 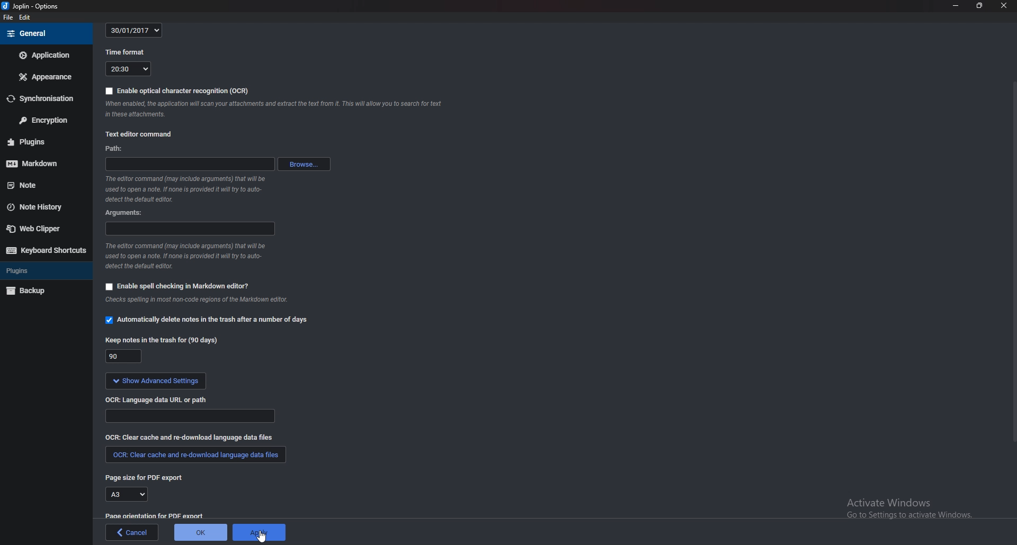 I want to click on 90 days, so click(x=123, y=358).